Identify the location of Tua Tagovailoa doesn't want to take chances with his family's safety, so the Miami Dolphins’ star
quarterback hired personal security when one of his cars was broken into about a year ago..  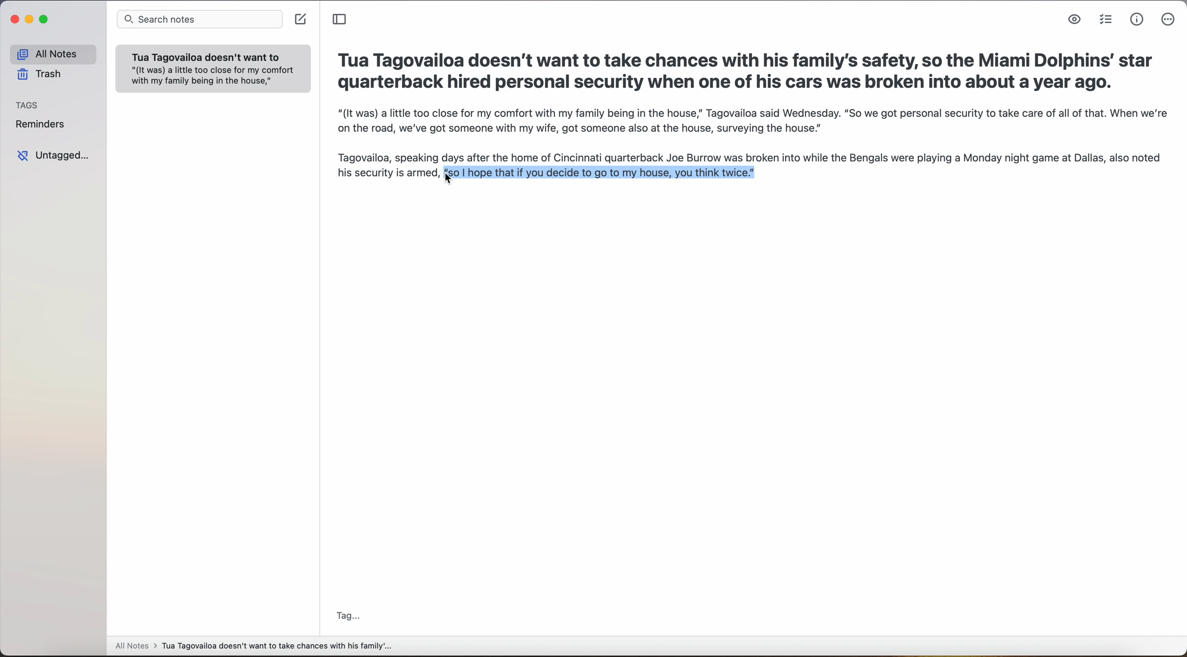
(747, 70).